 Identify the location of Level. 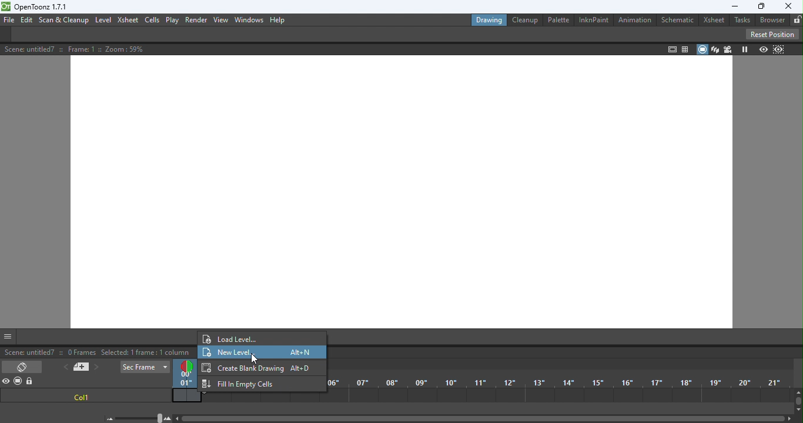
(102, 21).